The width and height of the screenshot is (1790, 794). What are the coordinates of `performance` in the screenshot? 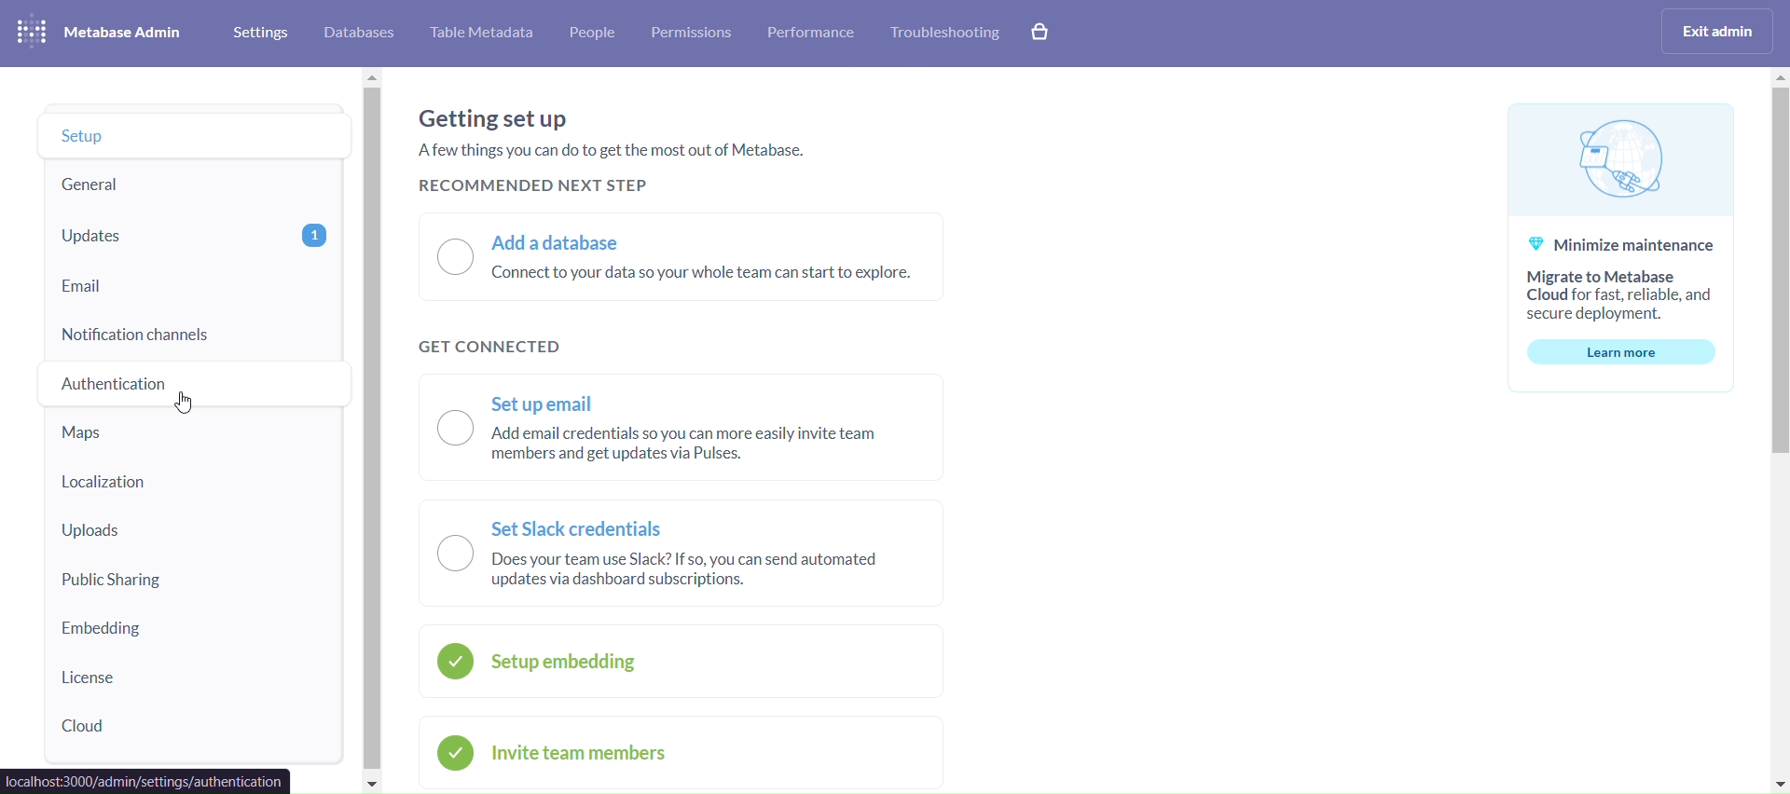 It's located at (815, 34).